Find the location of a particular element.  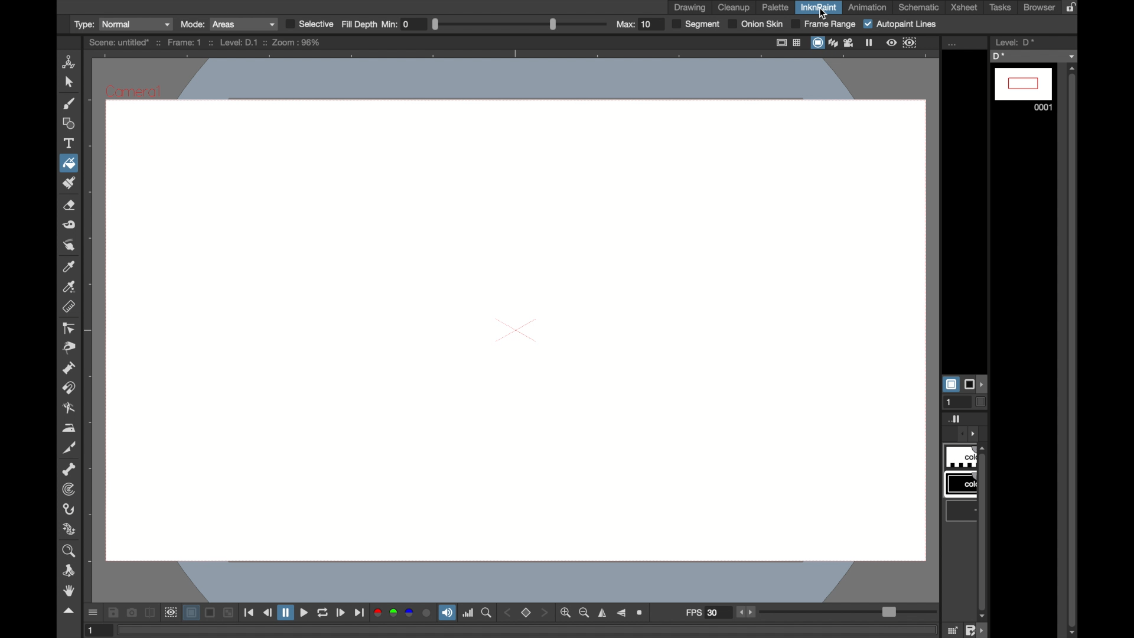

eraser tool is located at coordinates (70, 206).